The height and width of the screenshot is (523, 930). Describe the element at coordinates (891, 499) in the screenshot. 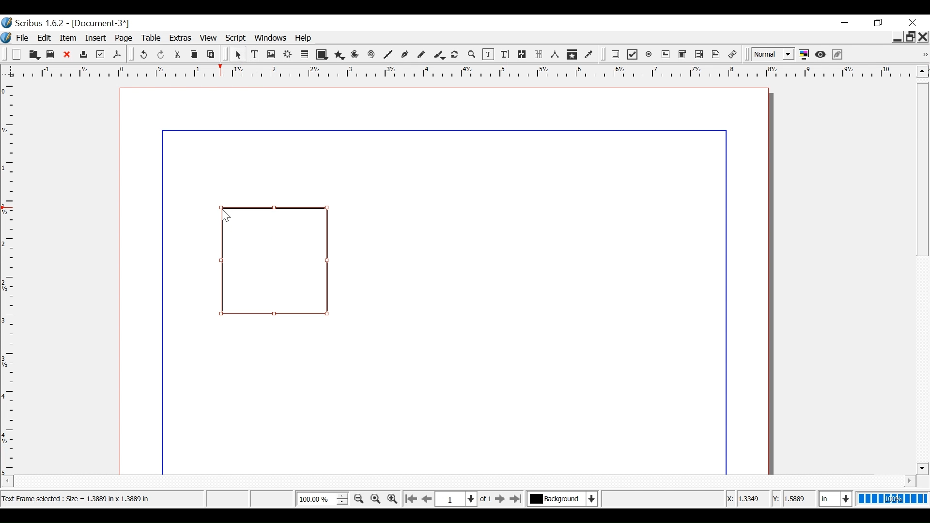

I see `100%` at that location.